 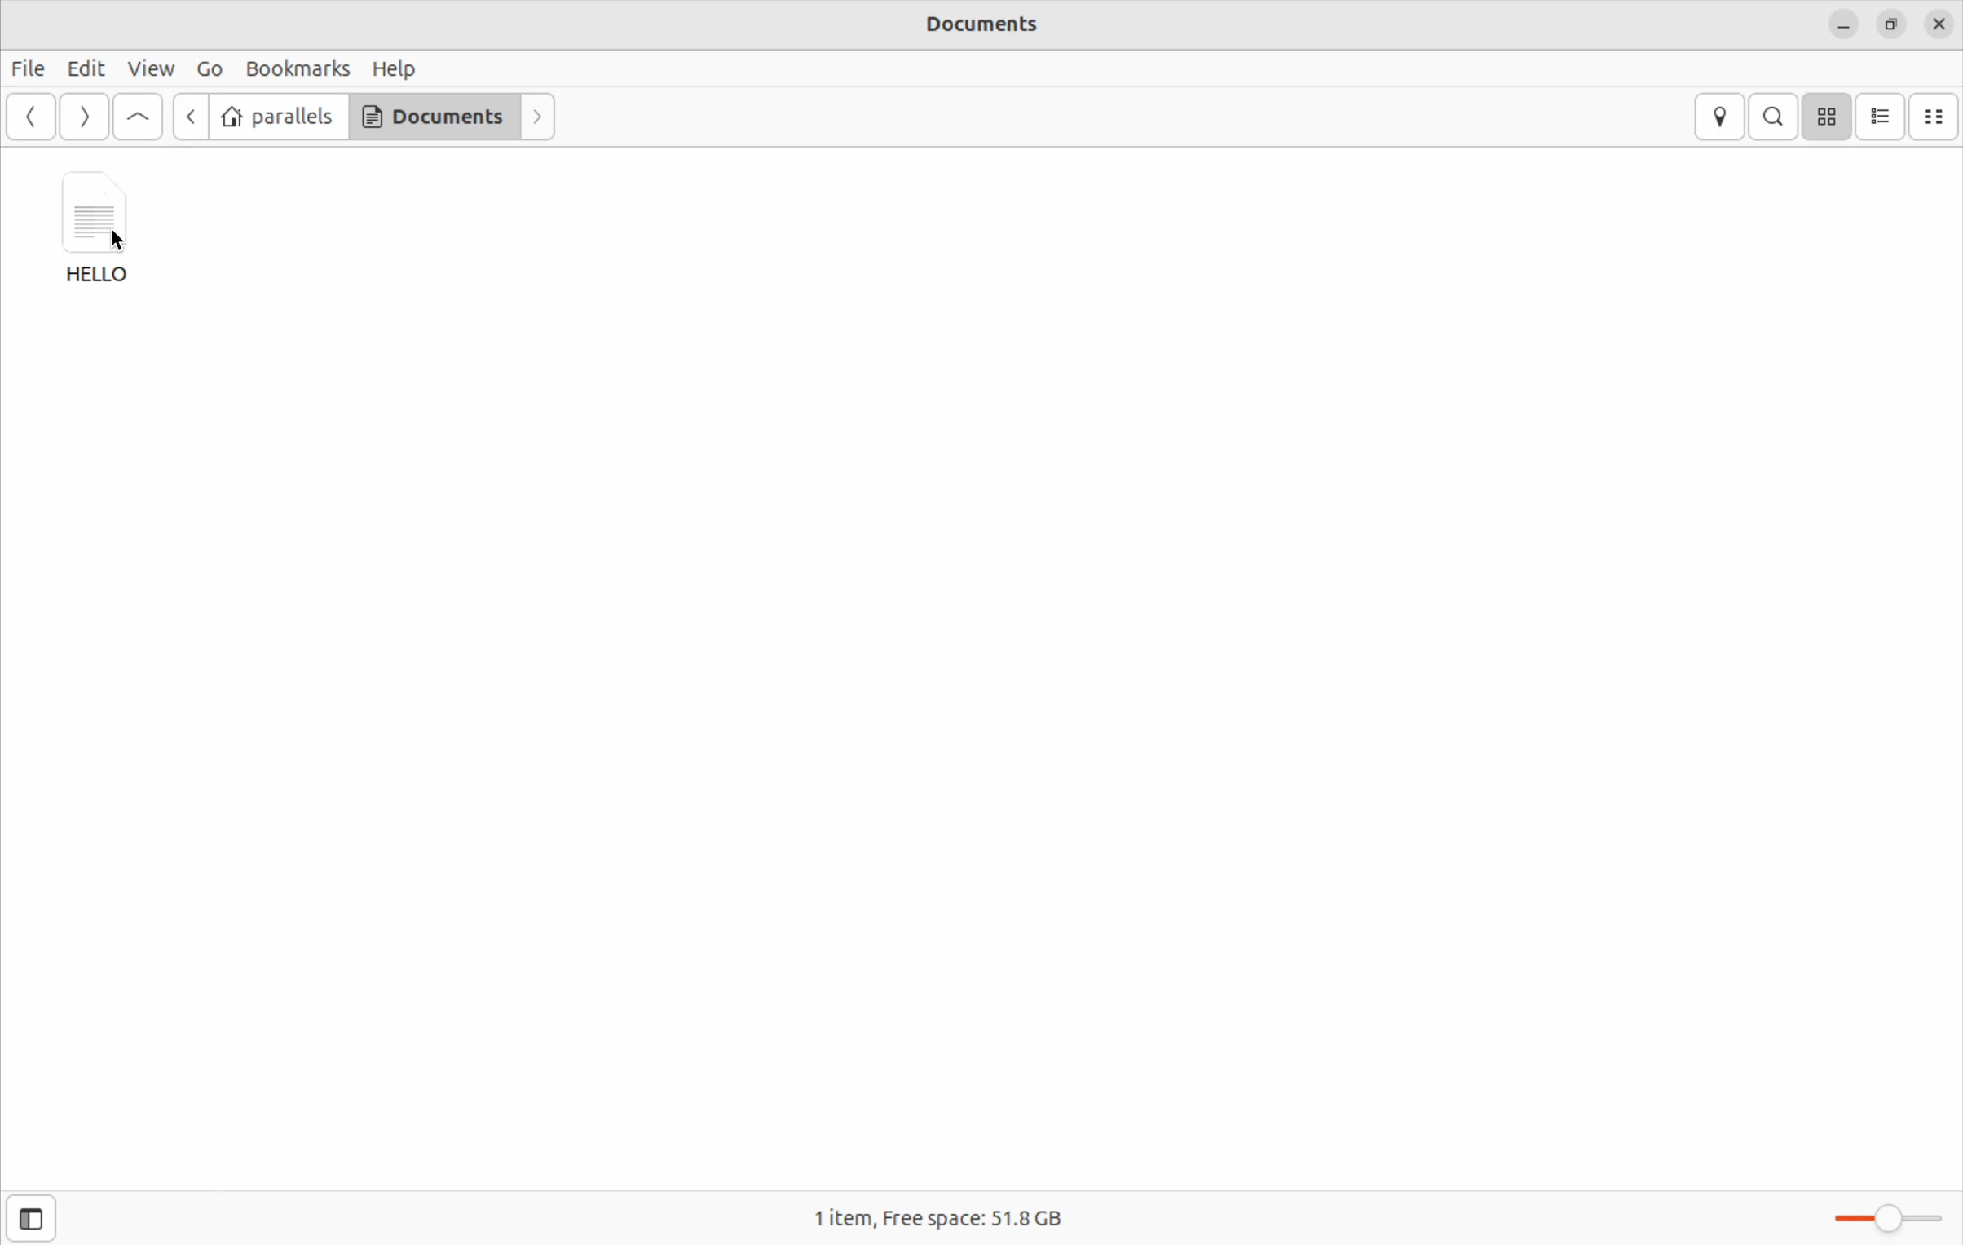 I want to click on minimize, so click(x=1842, y=26).